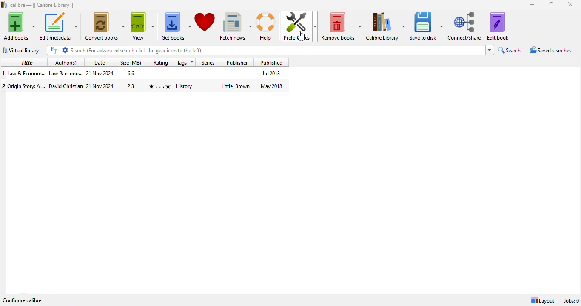 This screenshot has height=306, width=581. I want to click on add books, so click(20, 26).